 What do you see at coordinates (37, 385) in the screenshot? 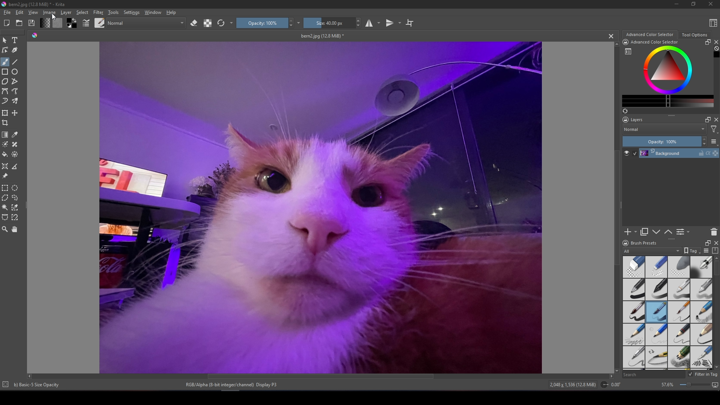
I see `basic-5 size Opacity` at bounding box center [37, 385].